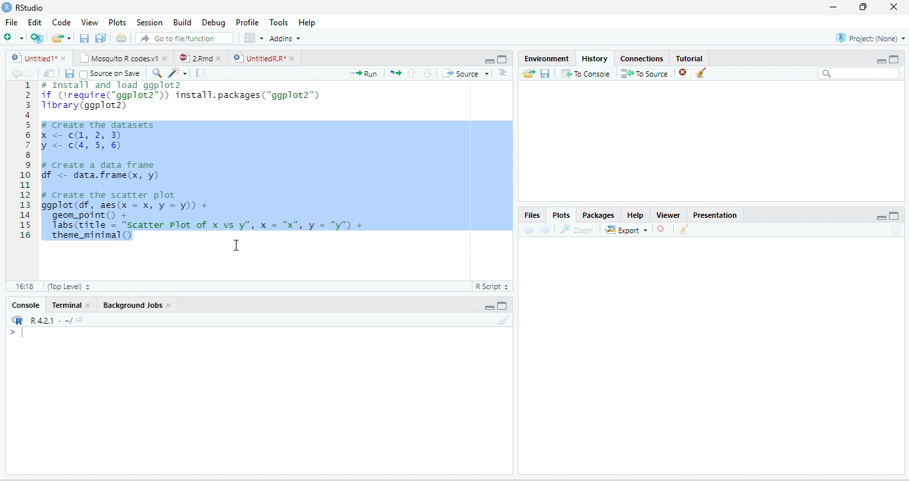 Image resolution: width=909 pixels, height=481 pixels. What do you see at coordinates (881, 217) in the screenshot?
I see `Minimize` at bounding box center [881, 217].